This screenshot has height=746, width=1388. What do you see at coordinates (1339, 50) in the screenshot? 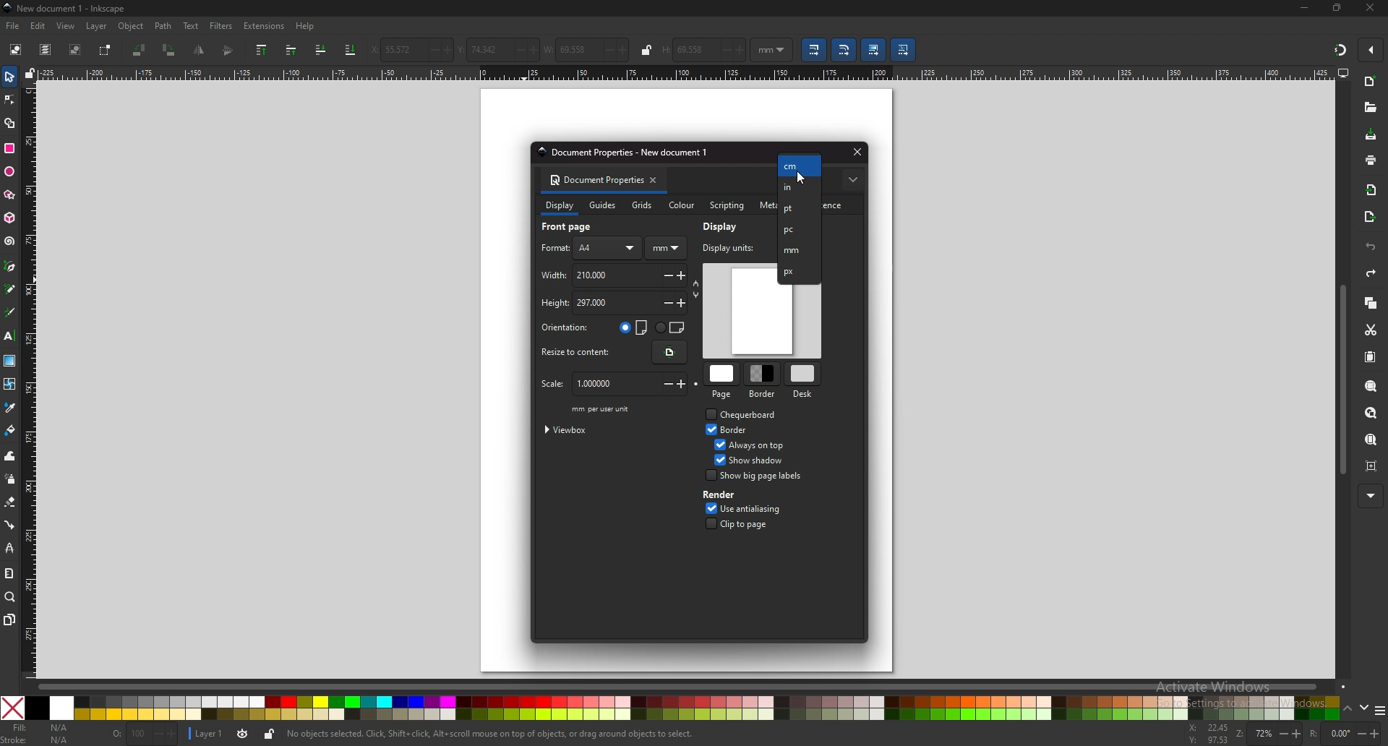
I see `snapping` at bounding box center [1339, 50].